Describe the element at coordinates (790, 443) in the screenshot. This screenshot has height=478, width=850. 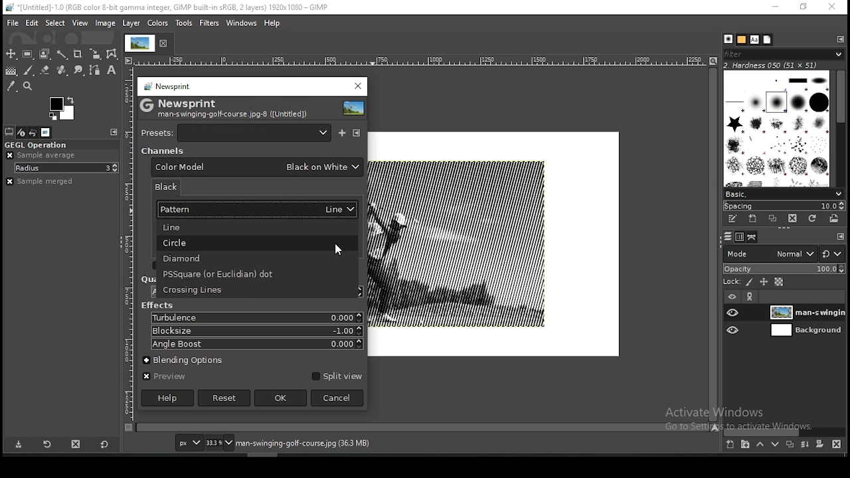
I see `duplicate layer` at that location.